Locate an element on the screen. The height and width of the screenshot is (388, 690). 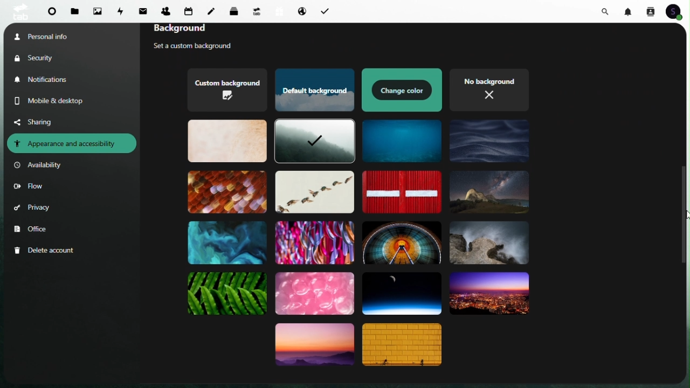
Vertical scrollbar is located at coordinates (685, 216).